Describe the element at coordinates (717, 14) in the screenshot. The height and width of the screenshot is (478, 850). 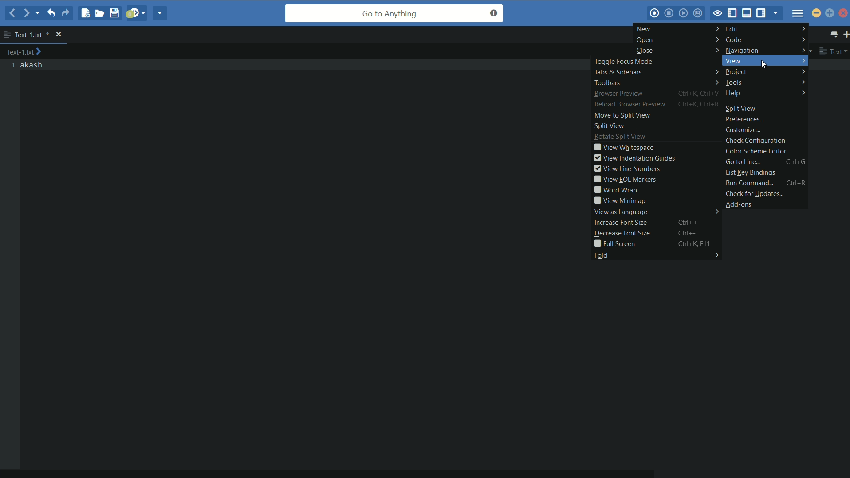
I see `toggle focus mode` at that location.